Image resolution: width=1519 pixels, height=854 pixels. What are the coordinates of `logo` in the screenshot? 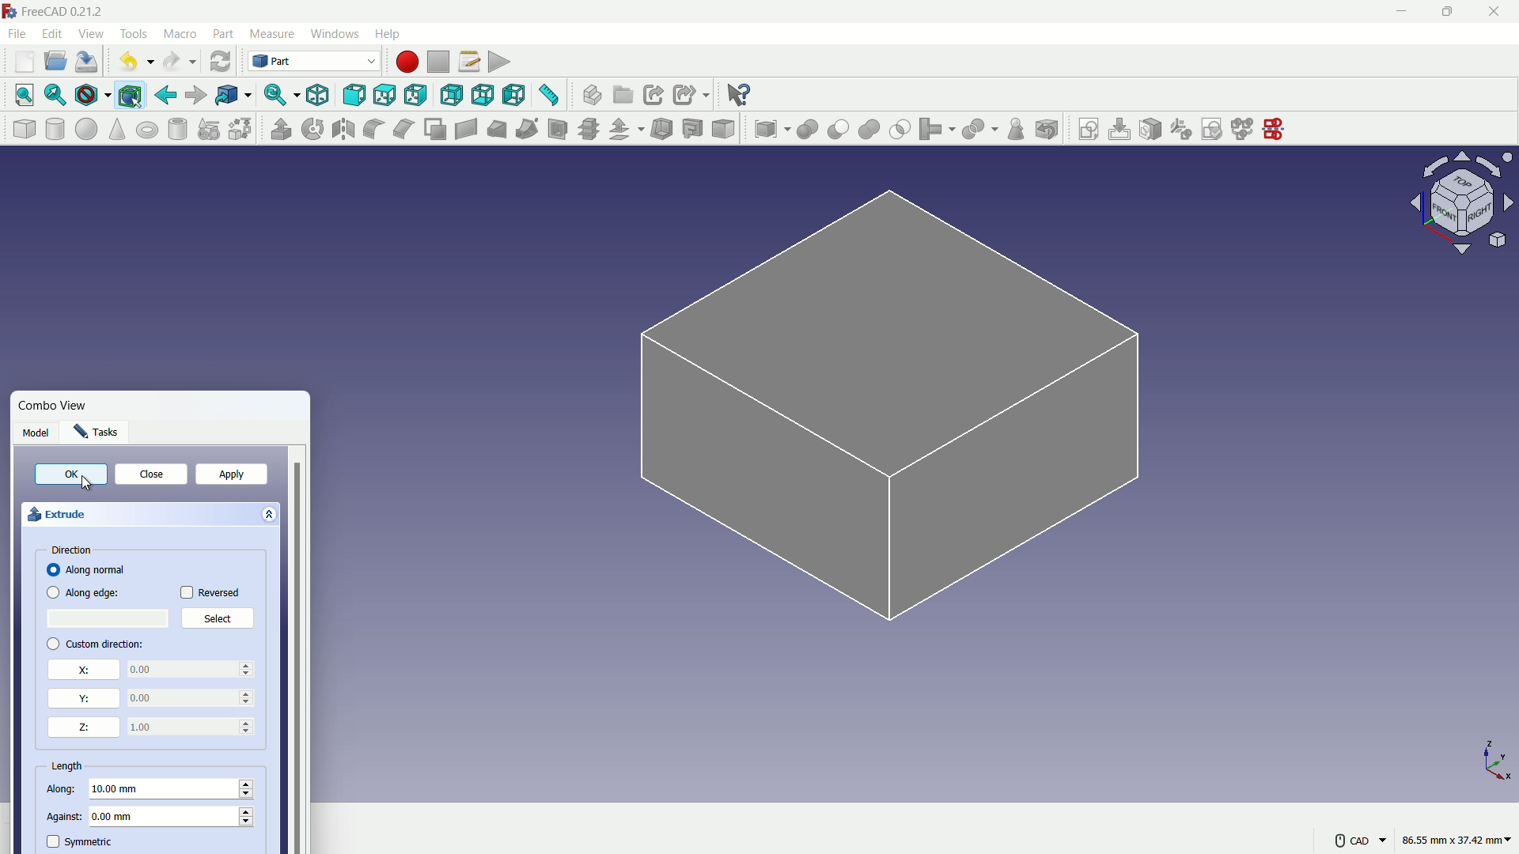 It's located at (11, 12).